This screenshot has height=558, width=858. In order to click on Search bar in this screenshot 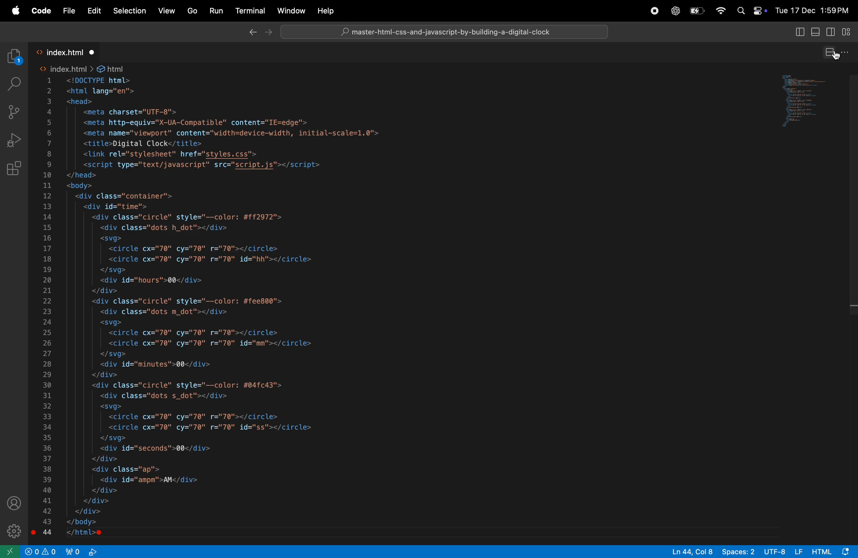, I will do `click(446, 32)`.